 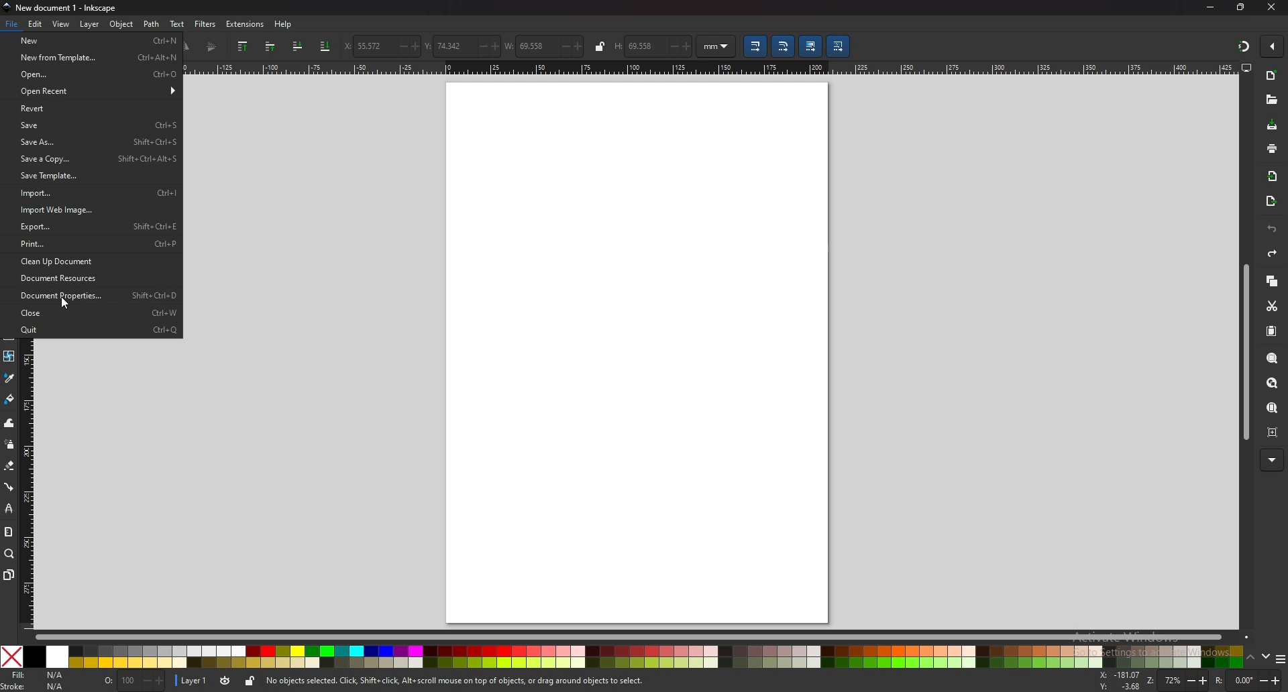 I want to click on redo, so click(x=1273, y=253).